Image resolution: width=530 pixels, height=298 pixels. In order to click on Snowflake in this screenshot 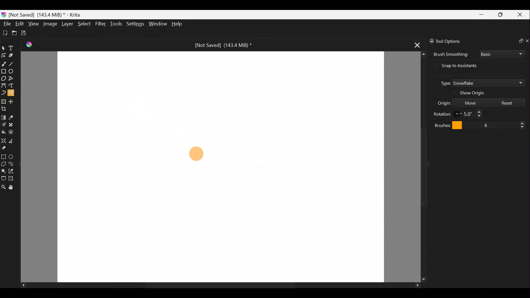, I will do `click(488, 83)`.